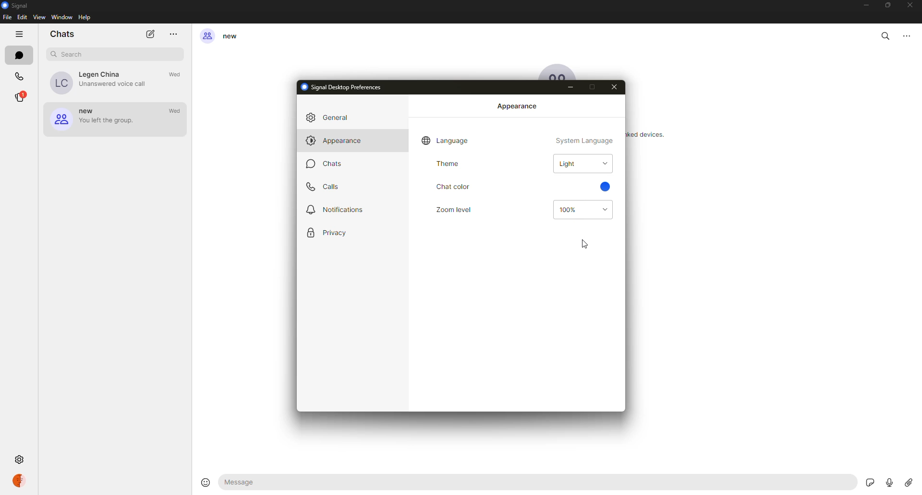 Image resolution: width=922 pixels, height=495 pixels. What do you see at coordinates (887, 5) in the screenshot?
I see `maximize` at bounding box center [887, 5].